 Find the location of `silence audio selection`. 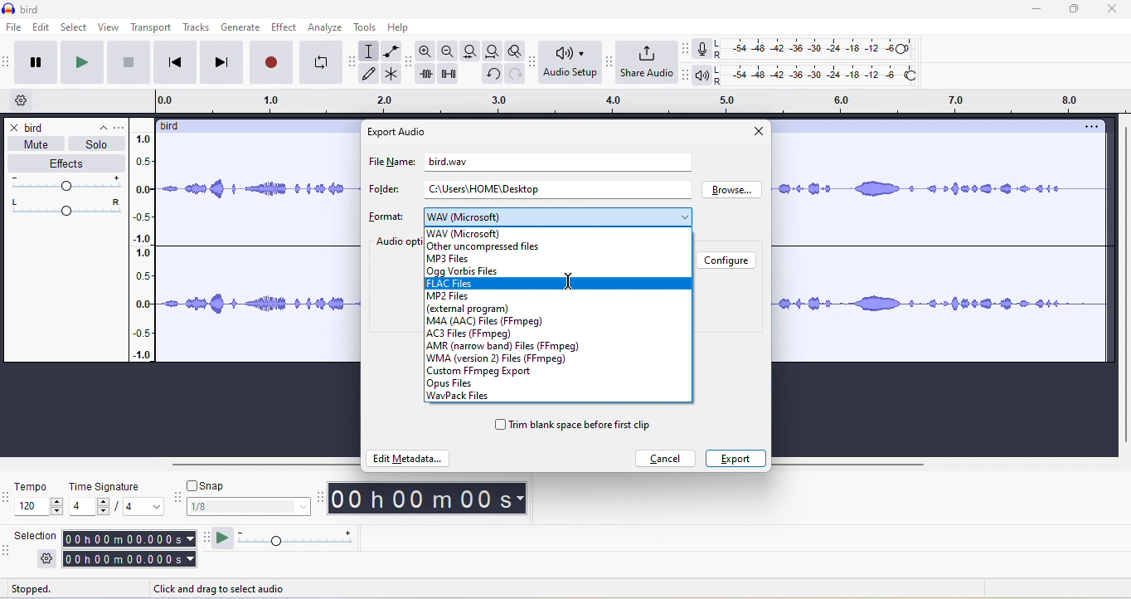

silence audio selection is located at coordinates (454, 77).